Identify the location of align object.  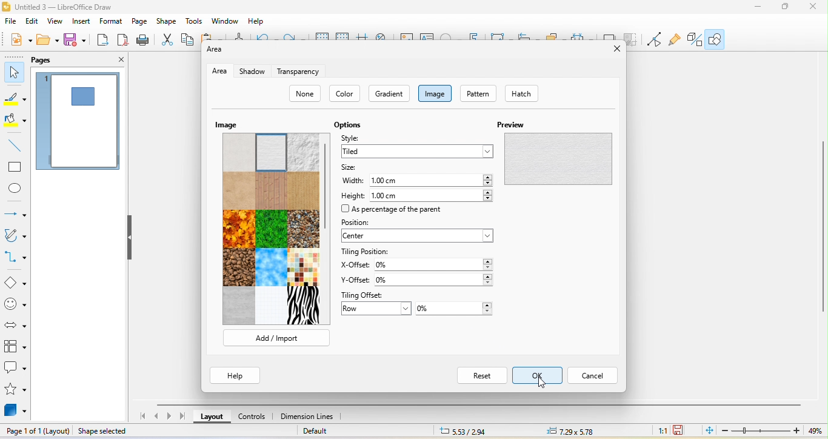
(530, 36).